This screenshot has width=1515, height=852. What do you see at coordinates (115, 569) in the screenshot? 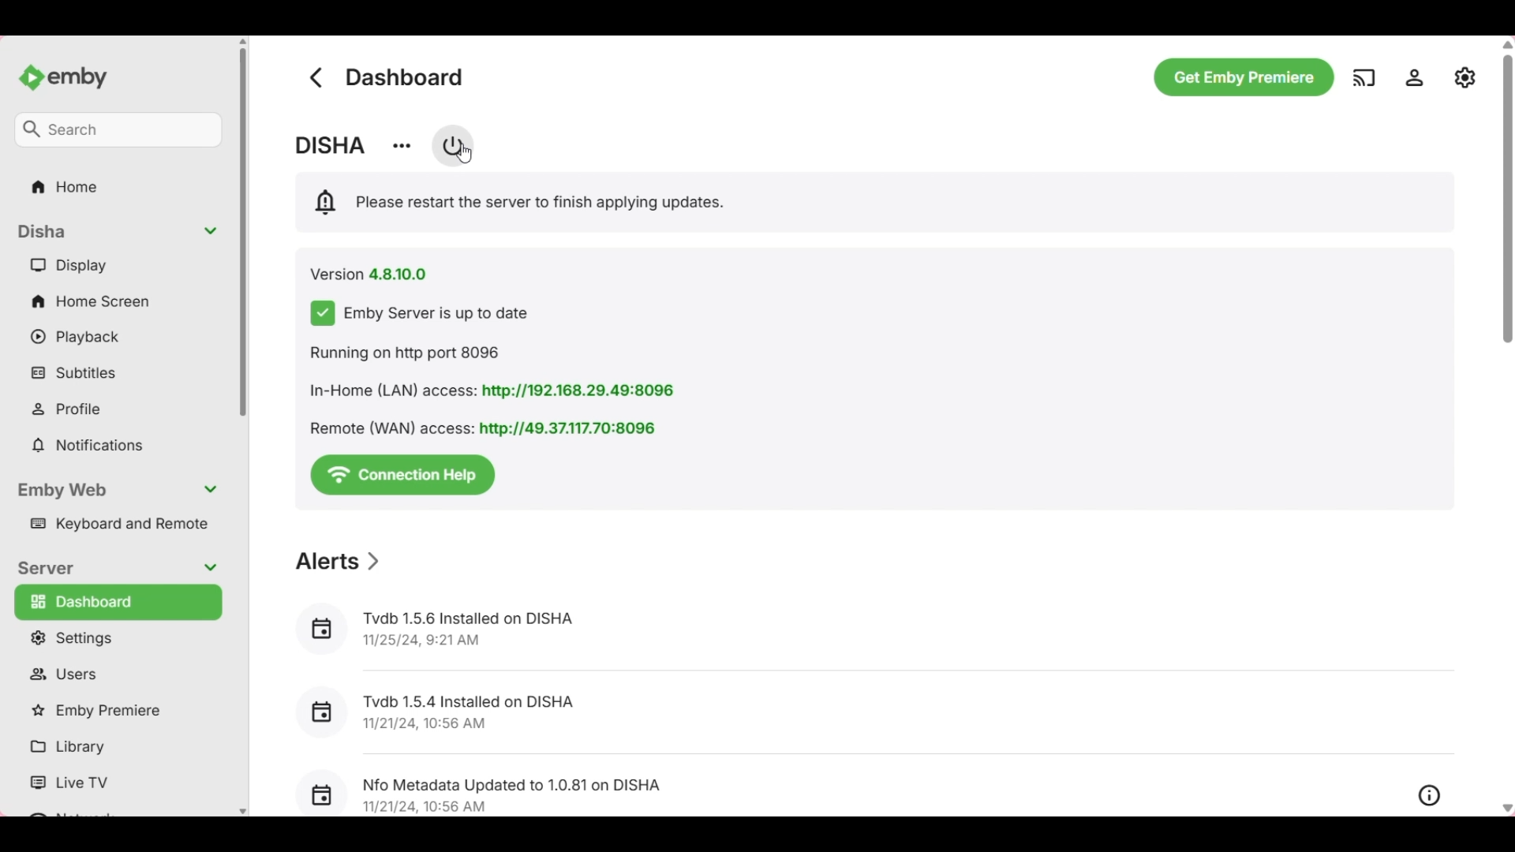
I see `Collapse server` at bounding box center [115, 569].